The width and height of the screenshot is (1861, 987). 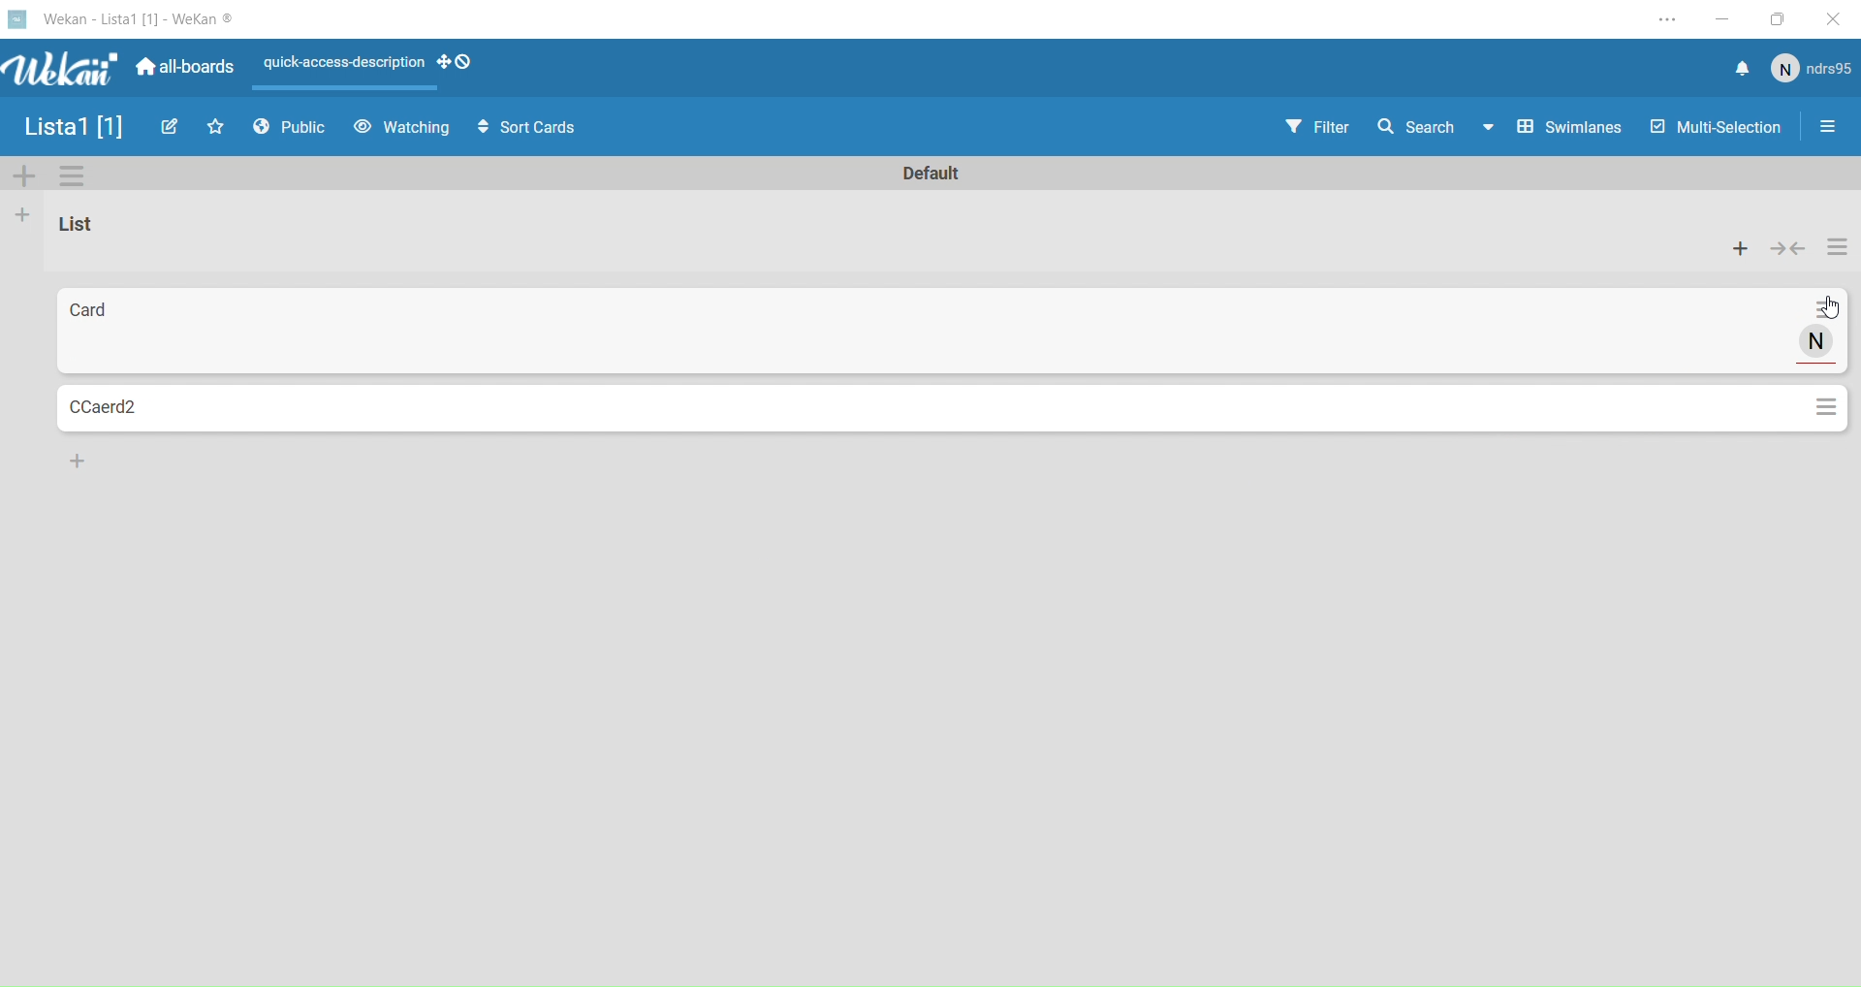 What do you see at coordinates (1824, 305) in the screenshot?
I see `Settings` at bounding box center [1824, 305].